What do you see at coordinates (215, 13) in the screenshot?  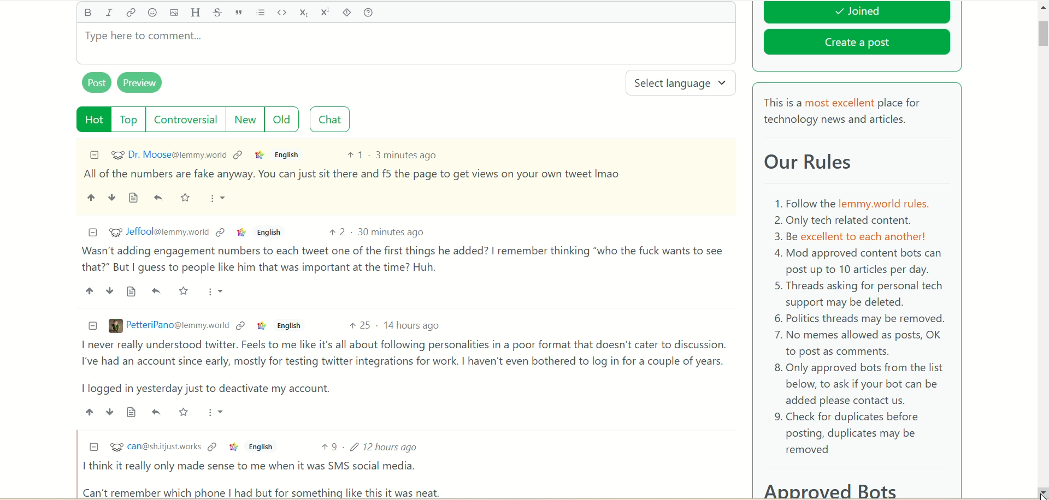 I see `strikethrough` at bounding box center [215, 13].